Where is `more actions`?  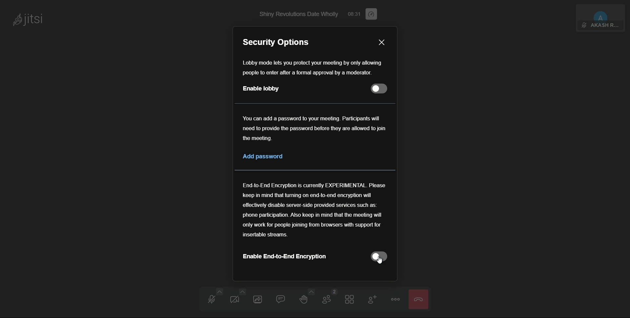 more actions is located at coordinates (395, 299).